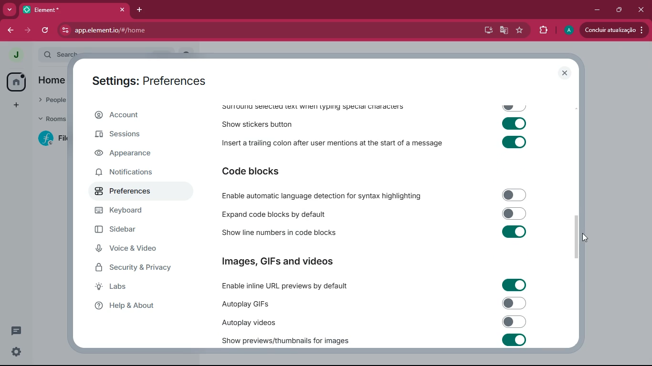 This screenshot has width=652, height=366. I want to click on Show line numbers in code blocks, so click(373, 233).